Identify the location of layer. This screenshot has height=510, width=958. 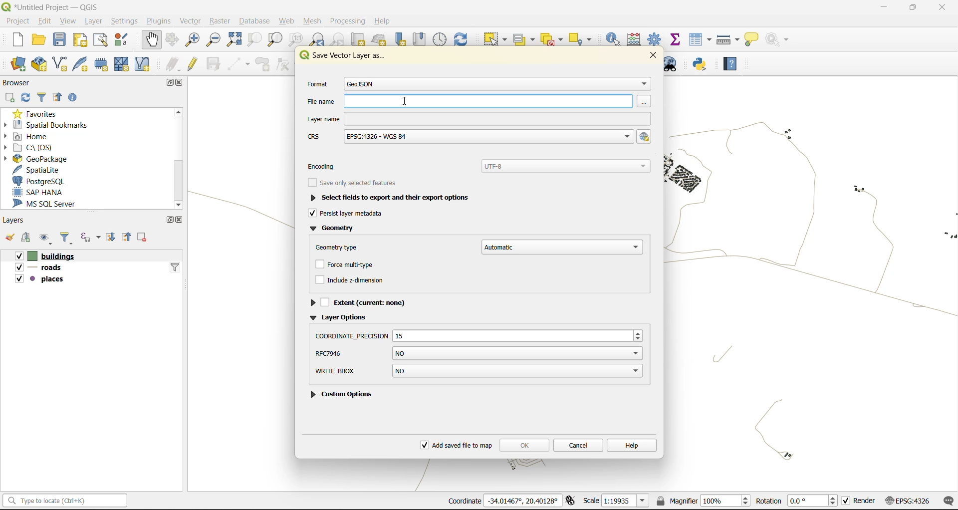
(93, 21).